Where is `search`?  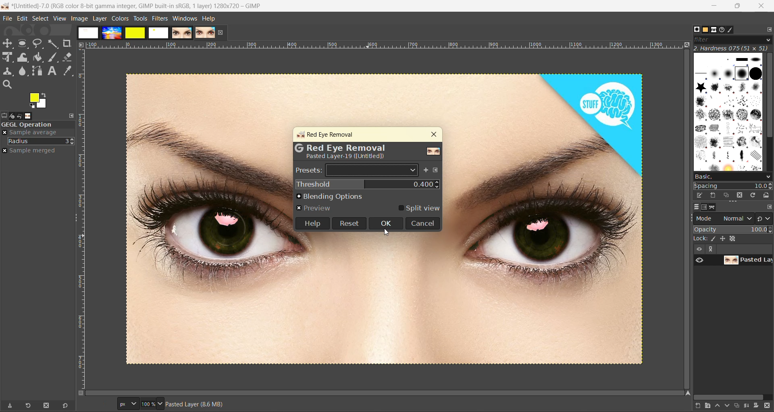
search is located at coordinates (6, 85).